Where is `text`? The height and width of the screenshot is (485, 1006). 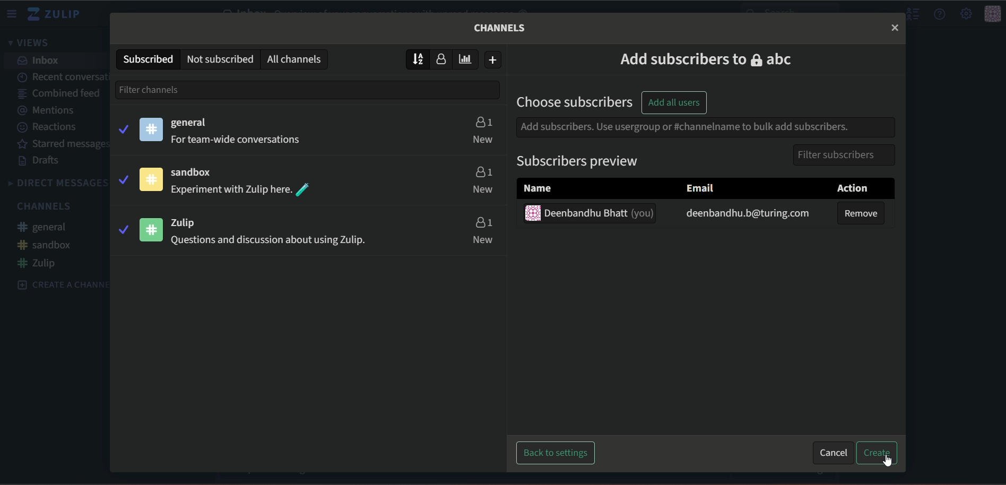 text is located at coordinates (239, 140).